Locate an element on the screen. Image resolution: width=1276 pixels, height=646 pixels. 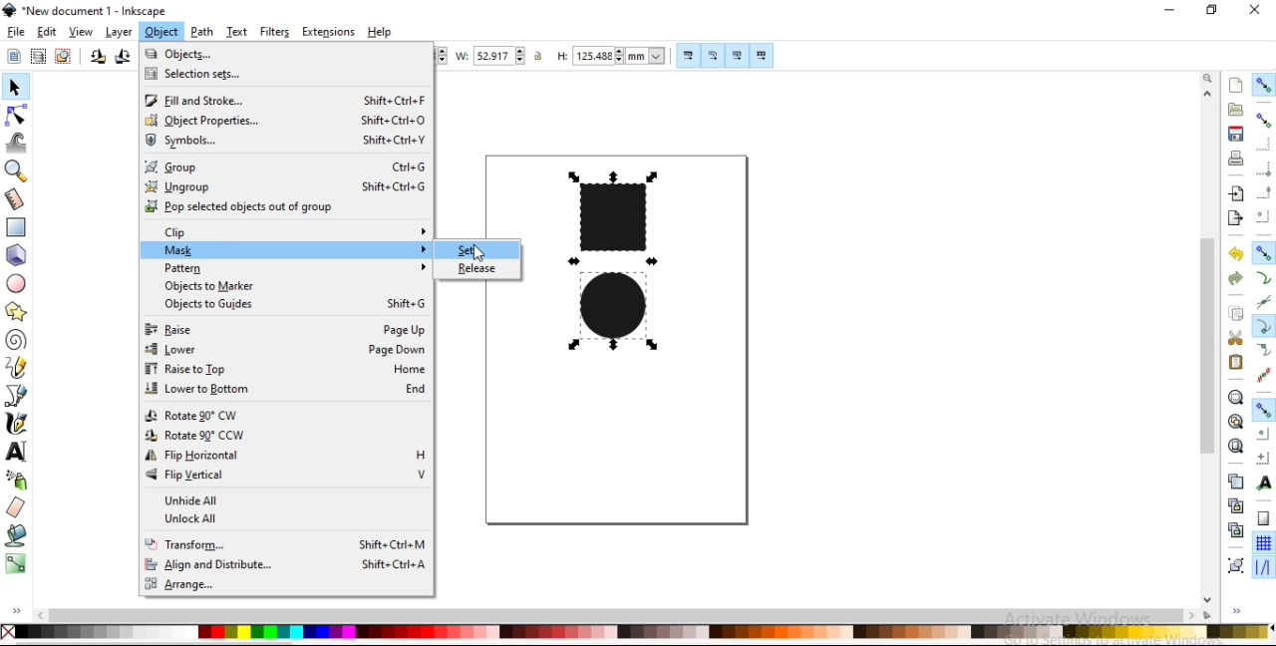
rotate 90 CCW is located at coordinates (283, 435).